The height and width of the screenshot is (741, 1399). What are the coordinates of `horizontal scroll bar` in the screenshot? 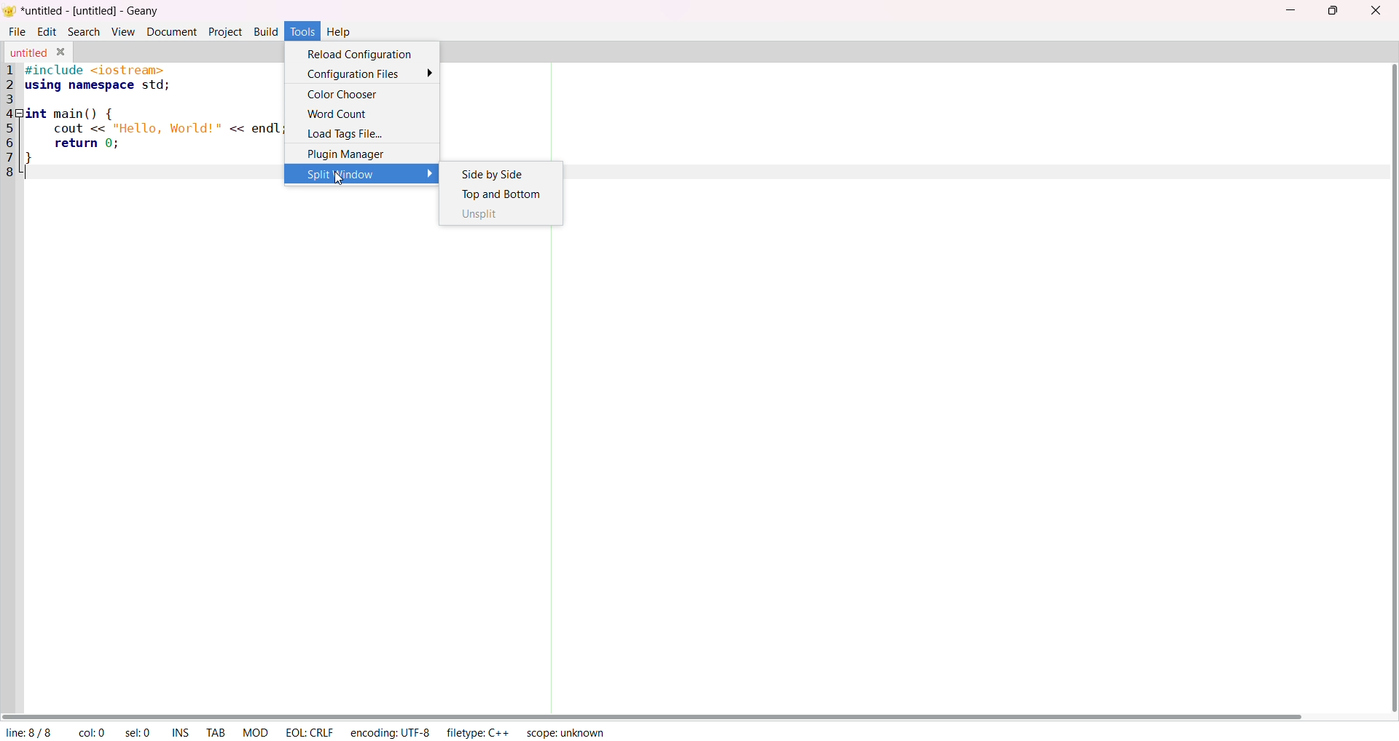 It's located at (659, 714).